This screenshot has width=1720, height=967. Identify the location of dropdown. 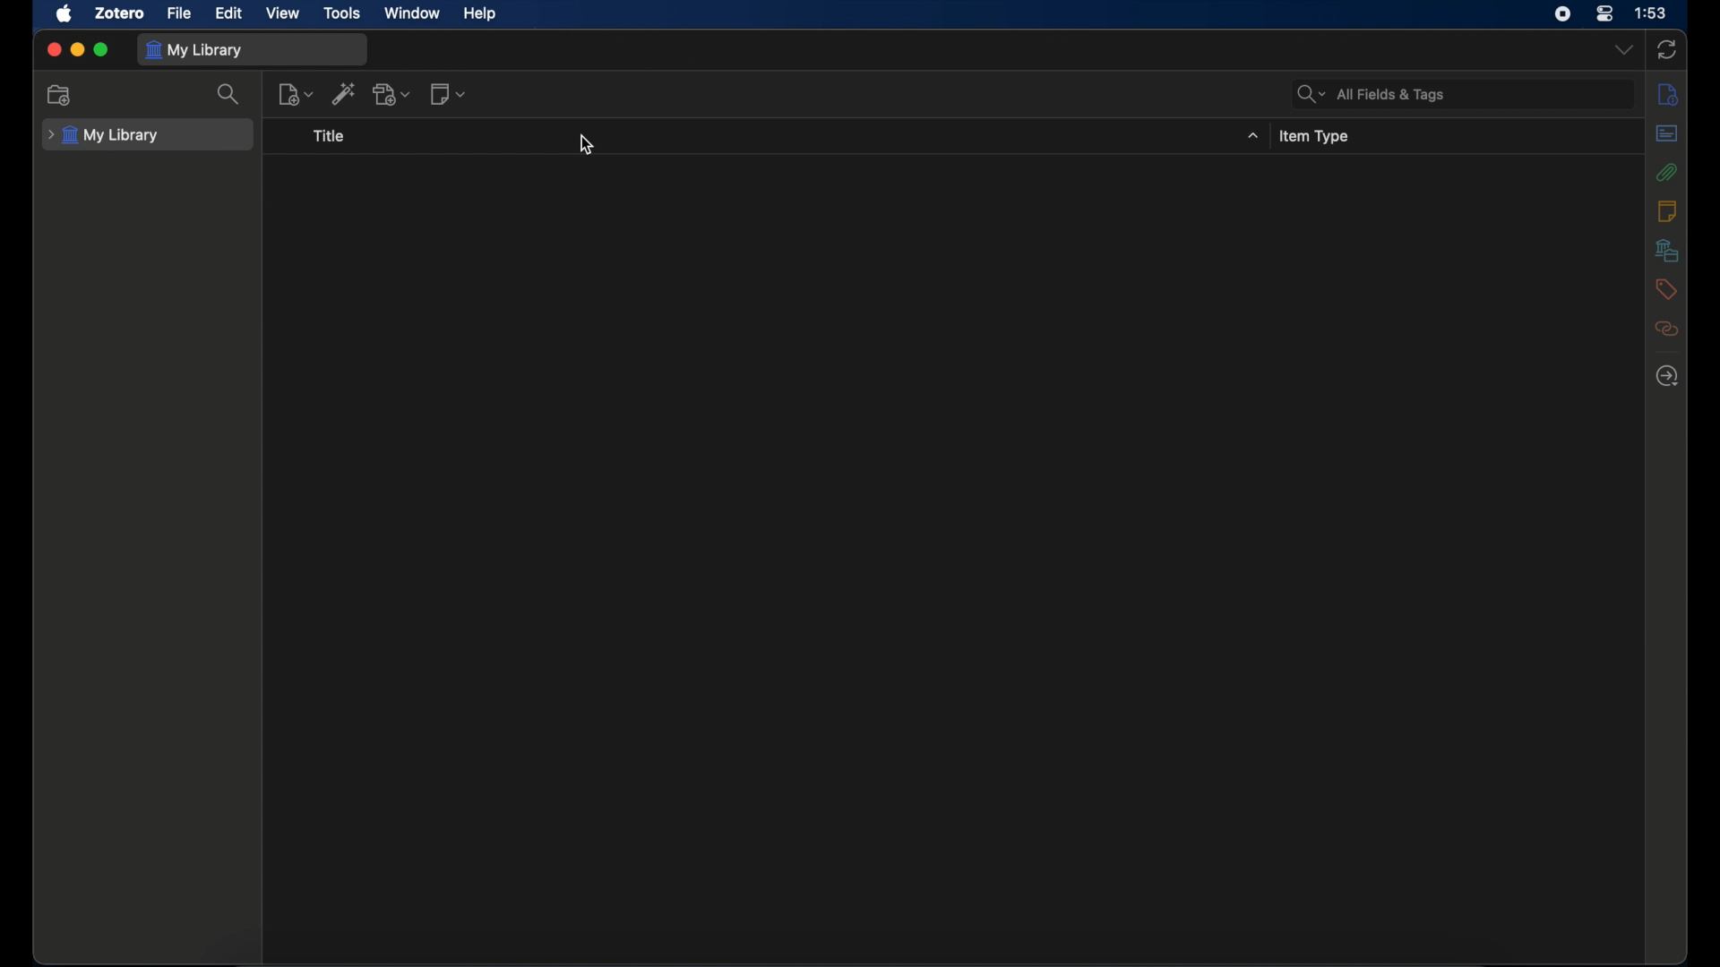
(1253, 136).